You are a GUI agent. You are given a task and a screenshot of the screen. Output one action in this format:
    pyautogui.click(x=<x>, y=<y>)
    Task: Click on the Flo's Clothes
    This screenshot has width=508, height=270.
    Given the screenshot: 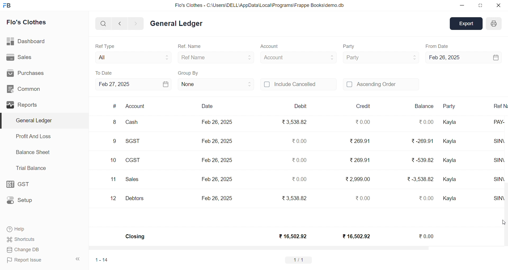 What is the action you would take?
    pyautogui.click(x=27, y=22)
    